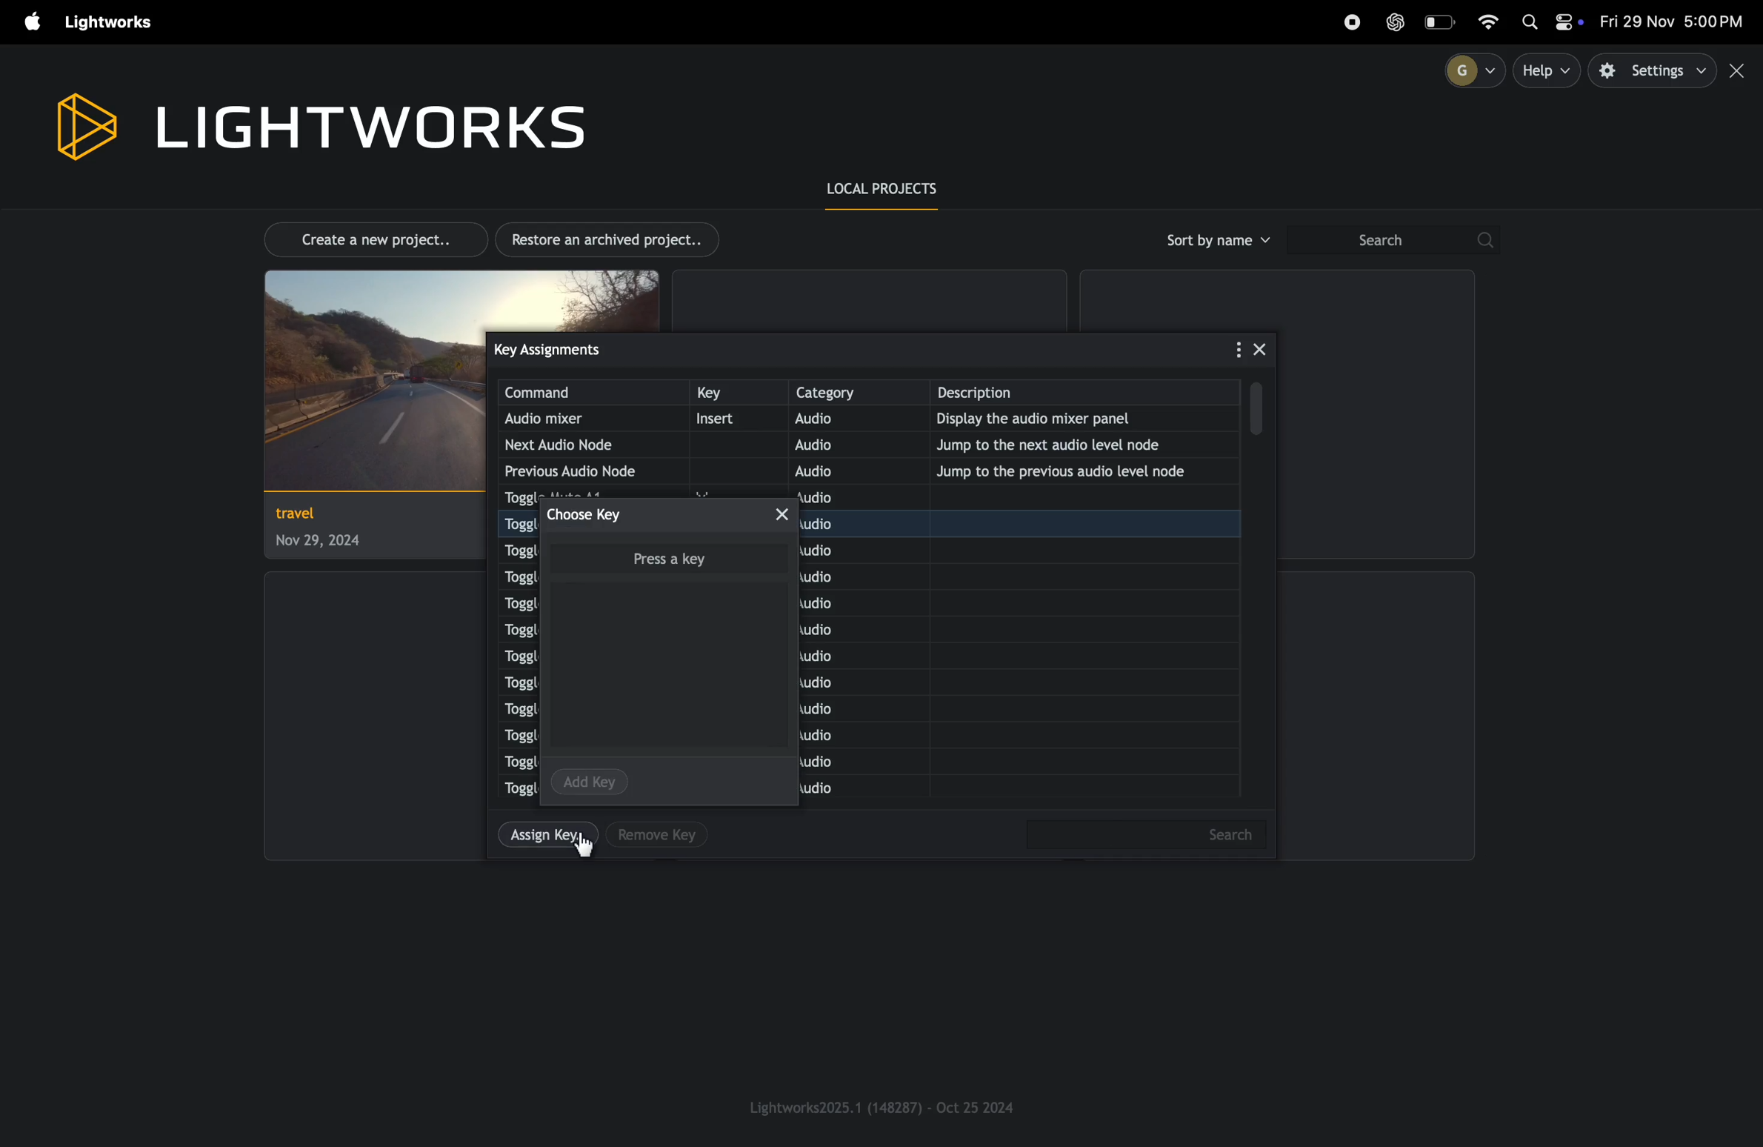 This screenshot has height=1147, width=1763. Describe the element at coordinates (730, 419) in the screenshot. I see `insert` at that location.